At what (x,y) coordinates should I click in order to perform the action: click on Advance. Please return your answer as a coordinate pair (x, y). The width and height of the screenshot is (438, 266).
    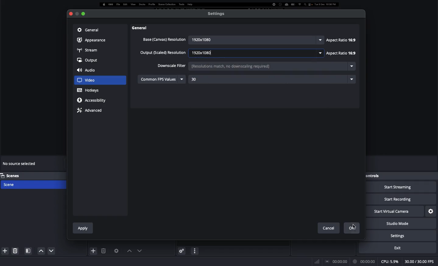
    Looking at the image, I should click on (90, 110).